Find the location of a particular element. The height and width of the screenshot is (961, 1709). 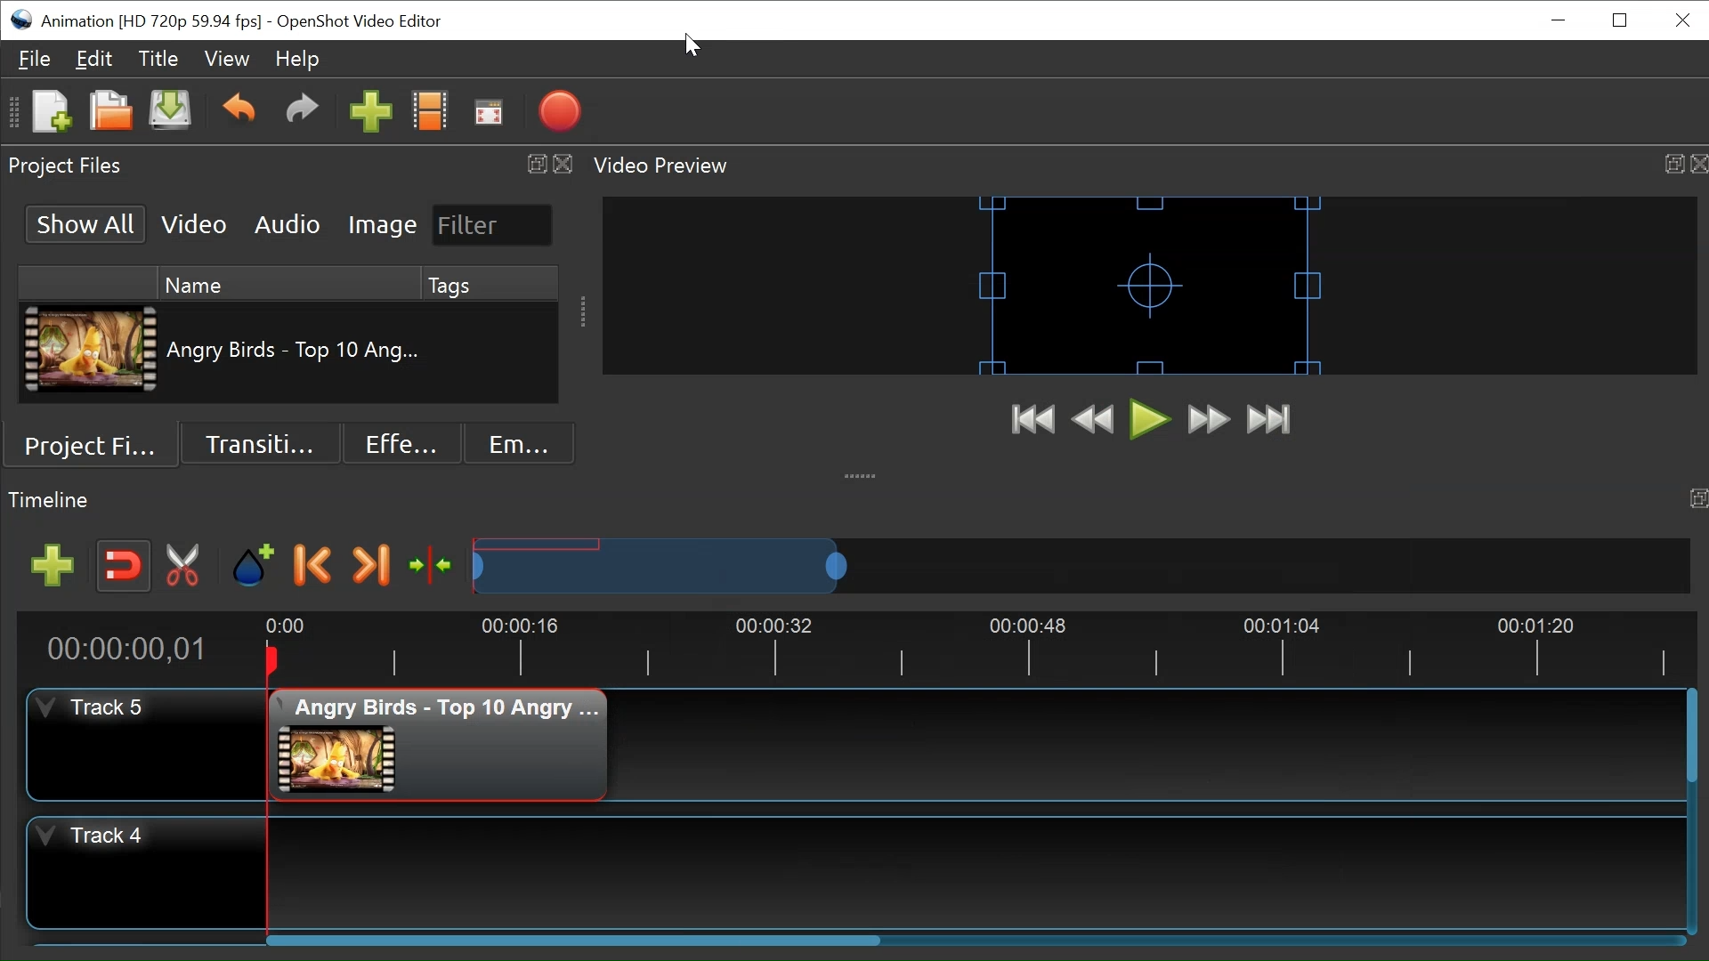

Horizontal Scroll bar is located at coordinates (579, 941).